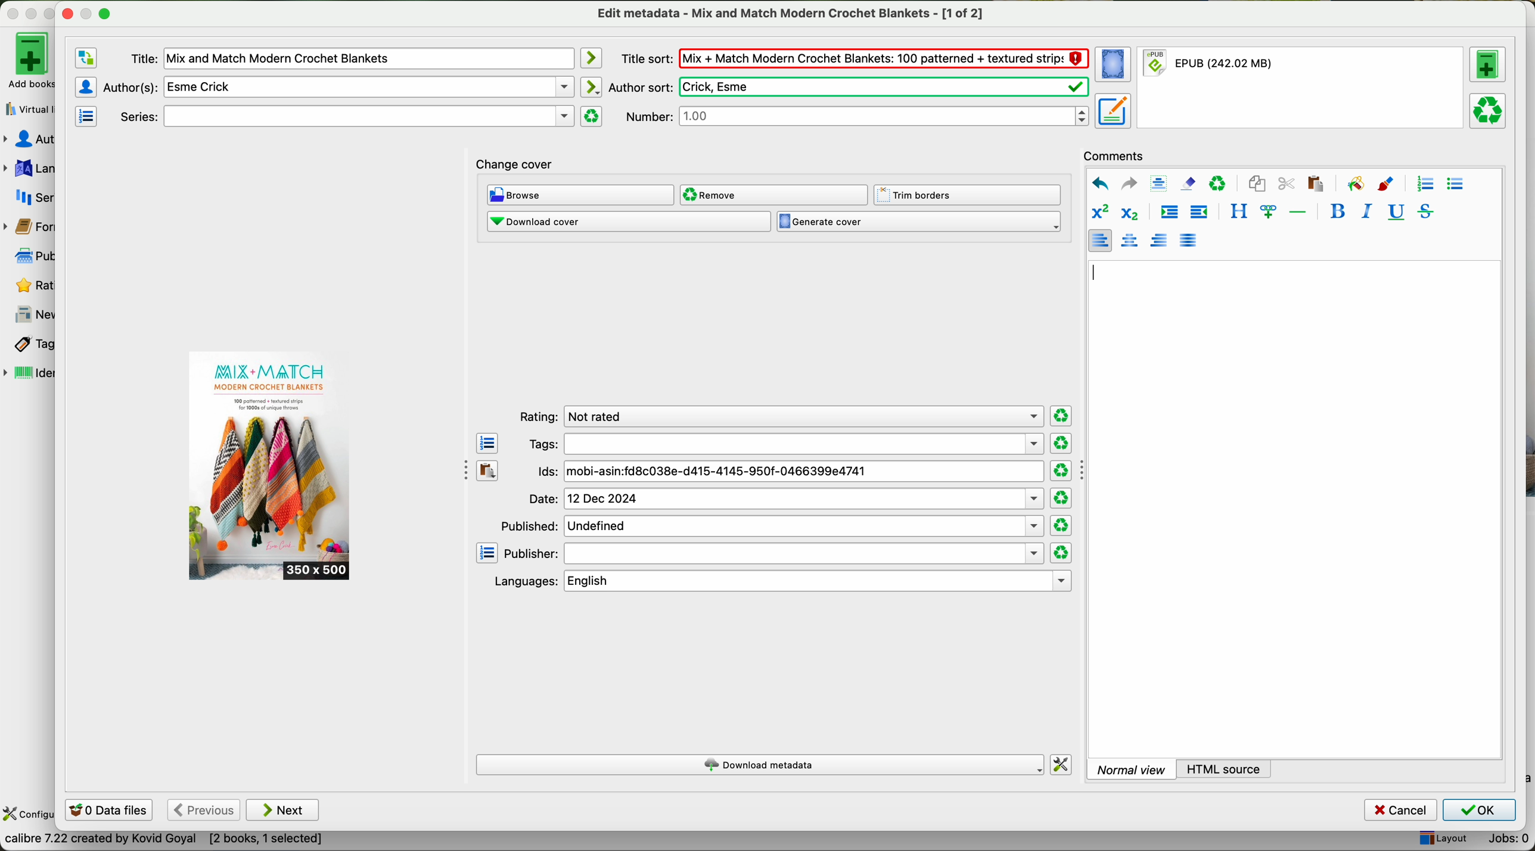 The height and width of the screenshot is (851, 1535). I want to click on undo, so click(1100, 184).